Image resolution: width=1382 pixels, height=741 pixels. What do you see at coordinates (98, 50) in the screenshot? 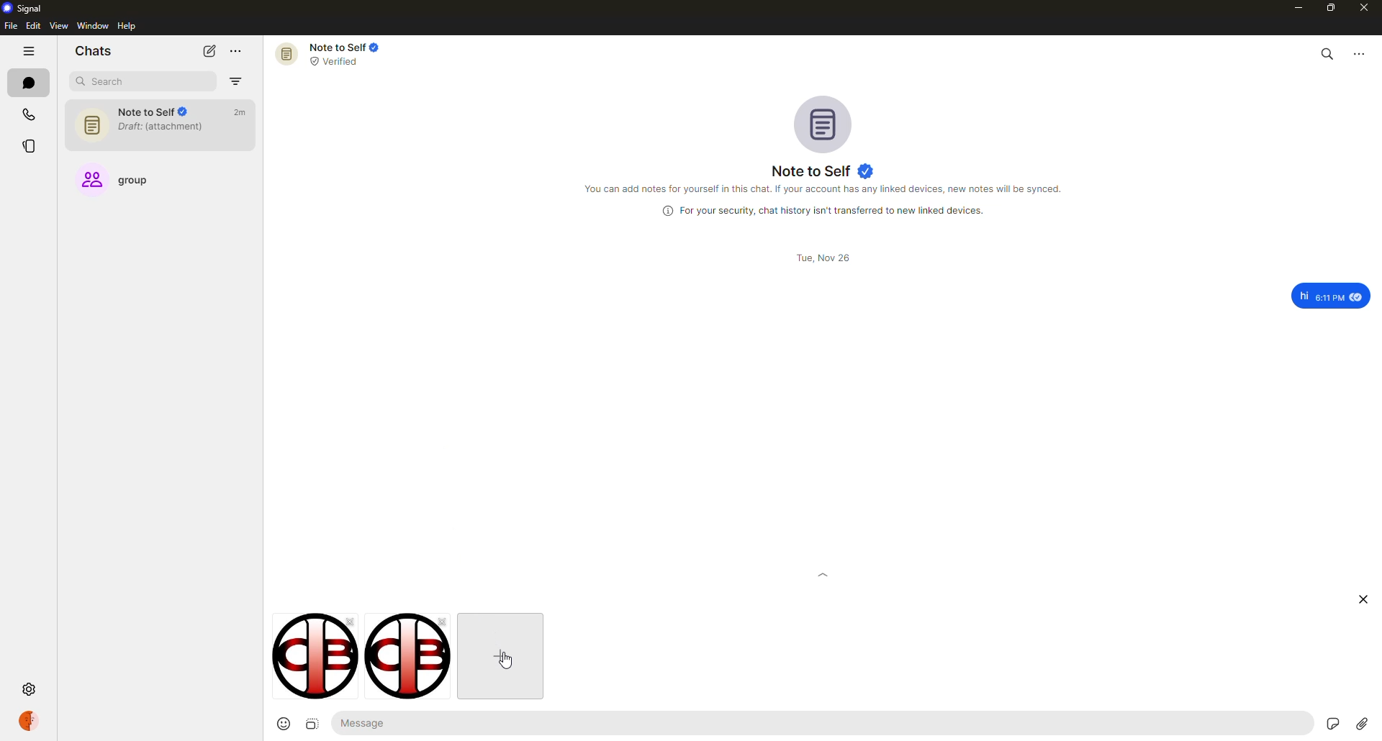
I see `chats` at bounding box center [98, 50].